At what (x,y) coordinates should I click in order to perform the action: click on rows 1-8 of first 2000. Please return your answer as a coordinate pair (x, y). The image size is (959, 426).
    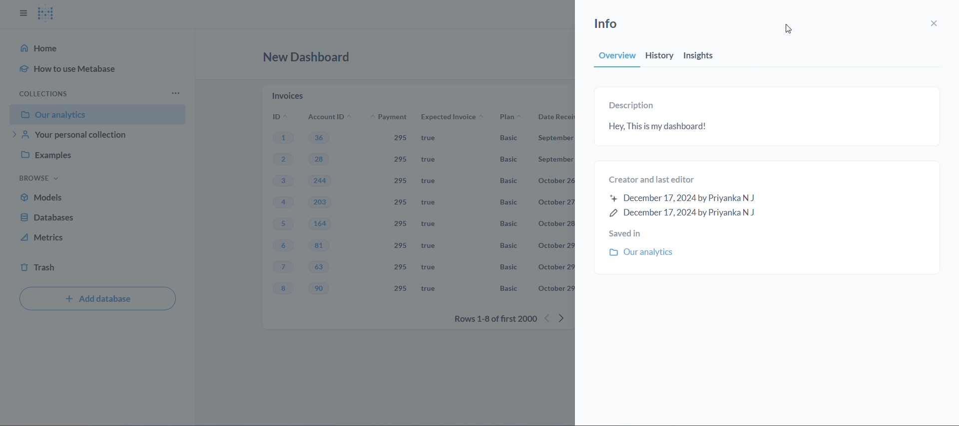
    Looking at the image, I should click on (493, 319).